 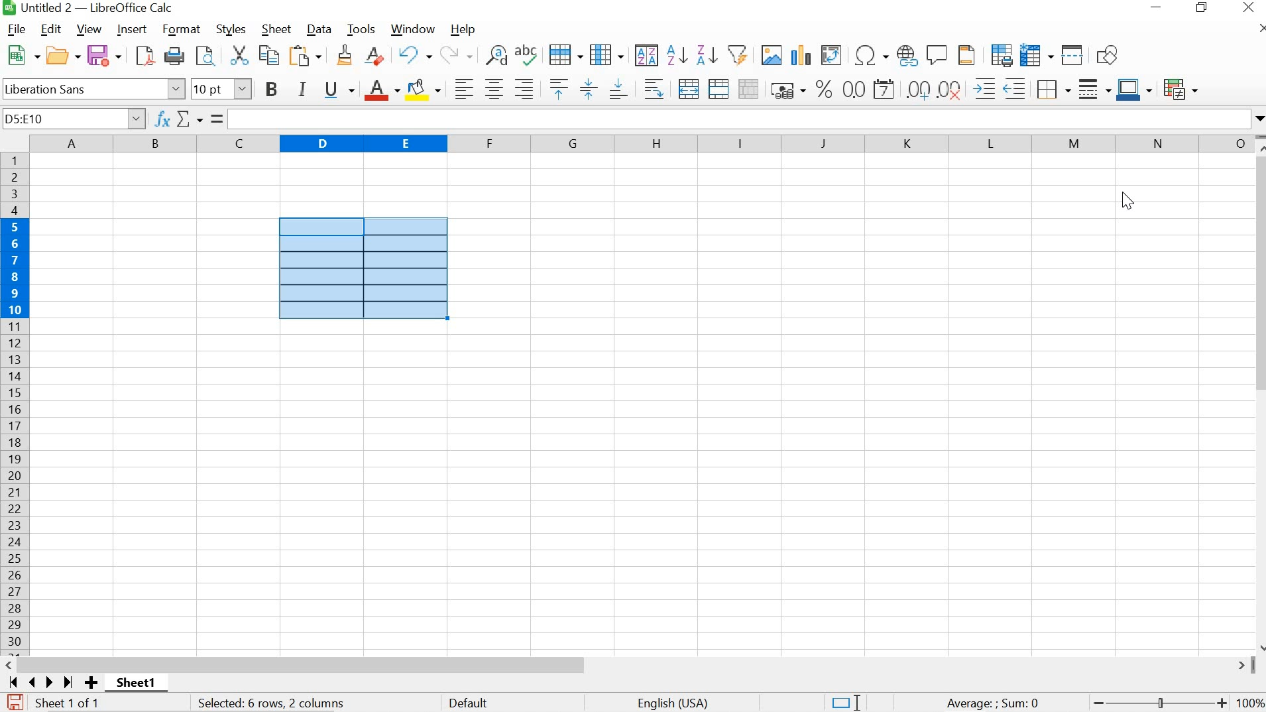 I want to click on split window, so click(x=1073, y=56).